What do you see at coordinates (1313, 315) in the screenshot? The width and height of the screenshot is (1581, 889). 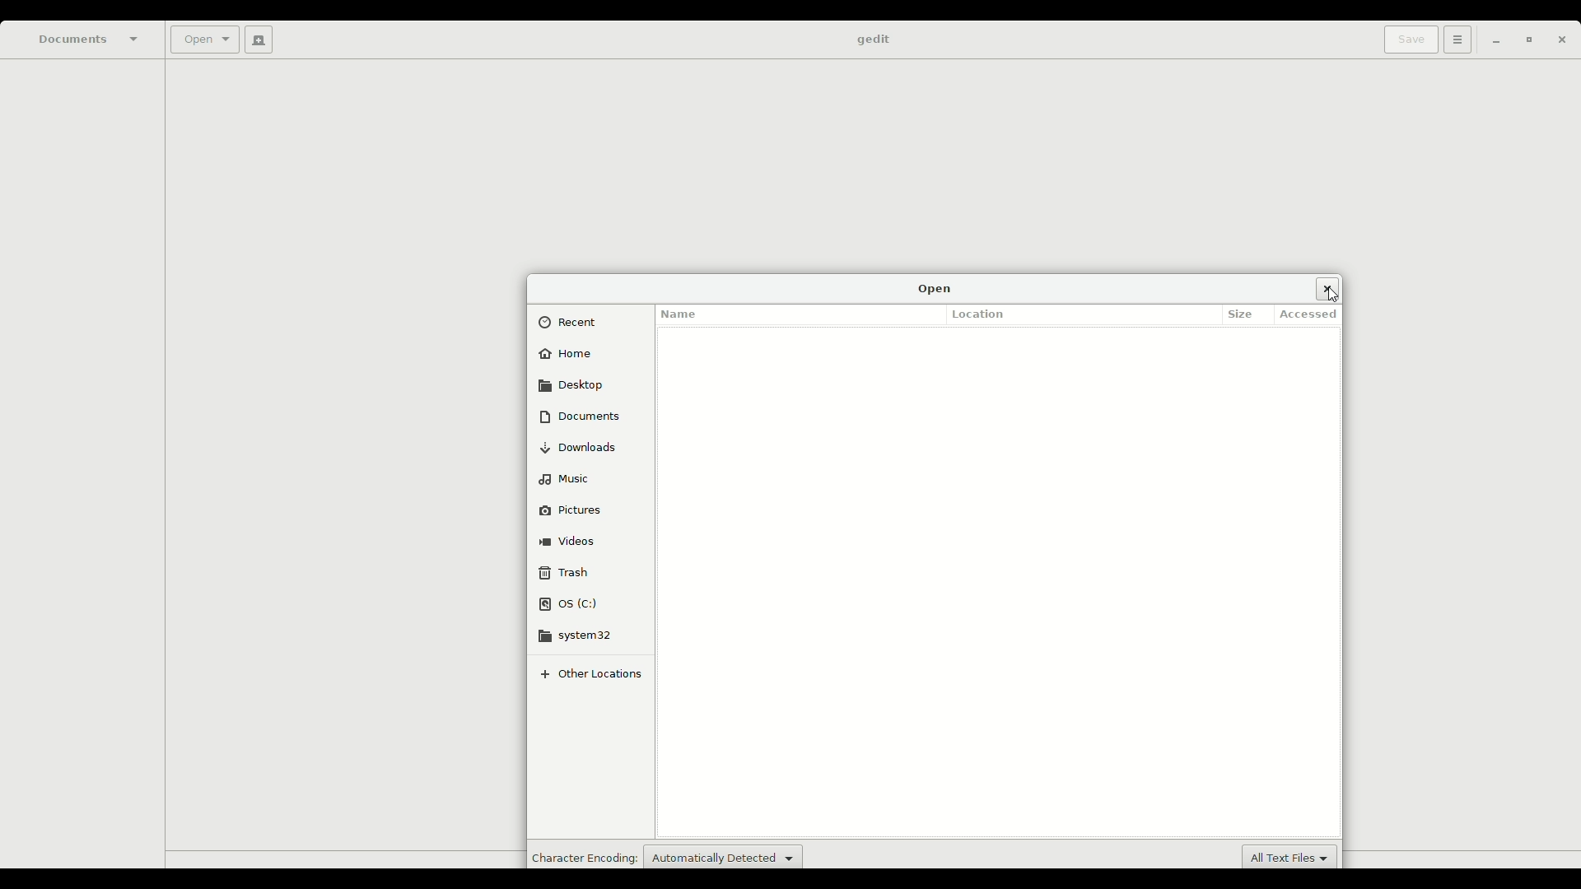 I see `Accessed` at bounding box center [1313, 315].